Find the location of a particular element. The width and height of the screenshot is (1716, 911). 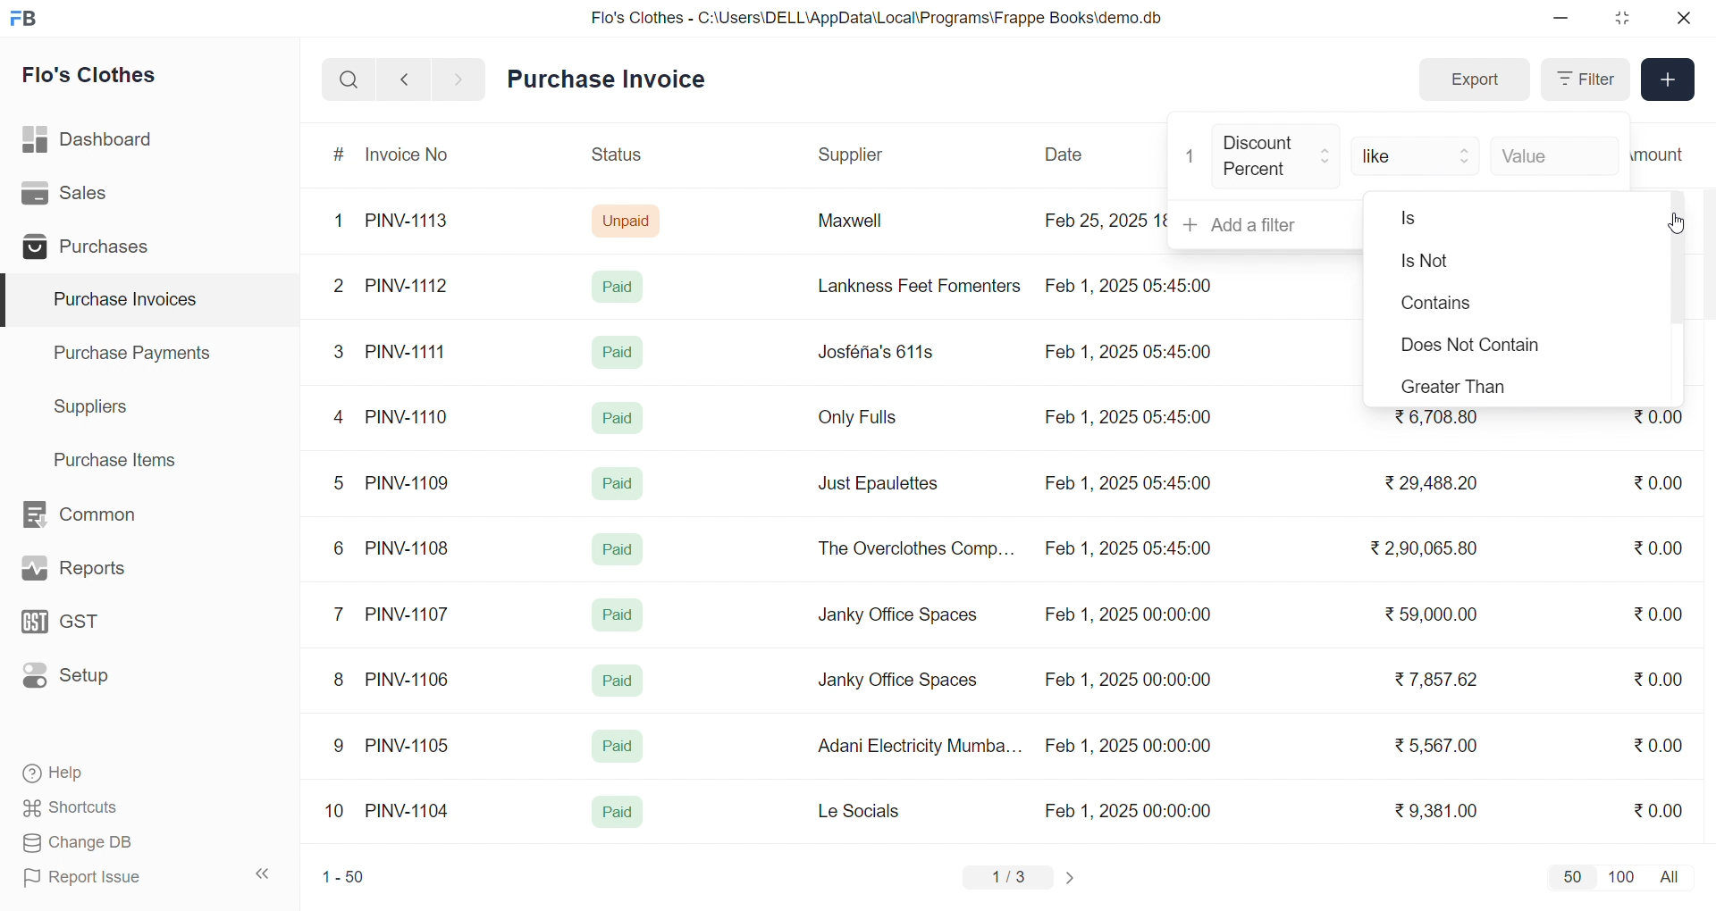

vertical scroll bar is located at coordinates (1677, 262).